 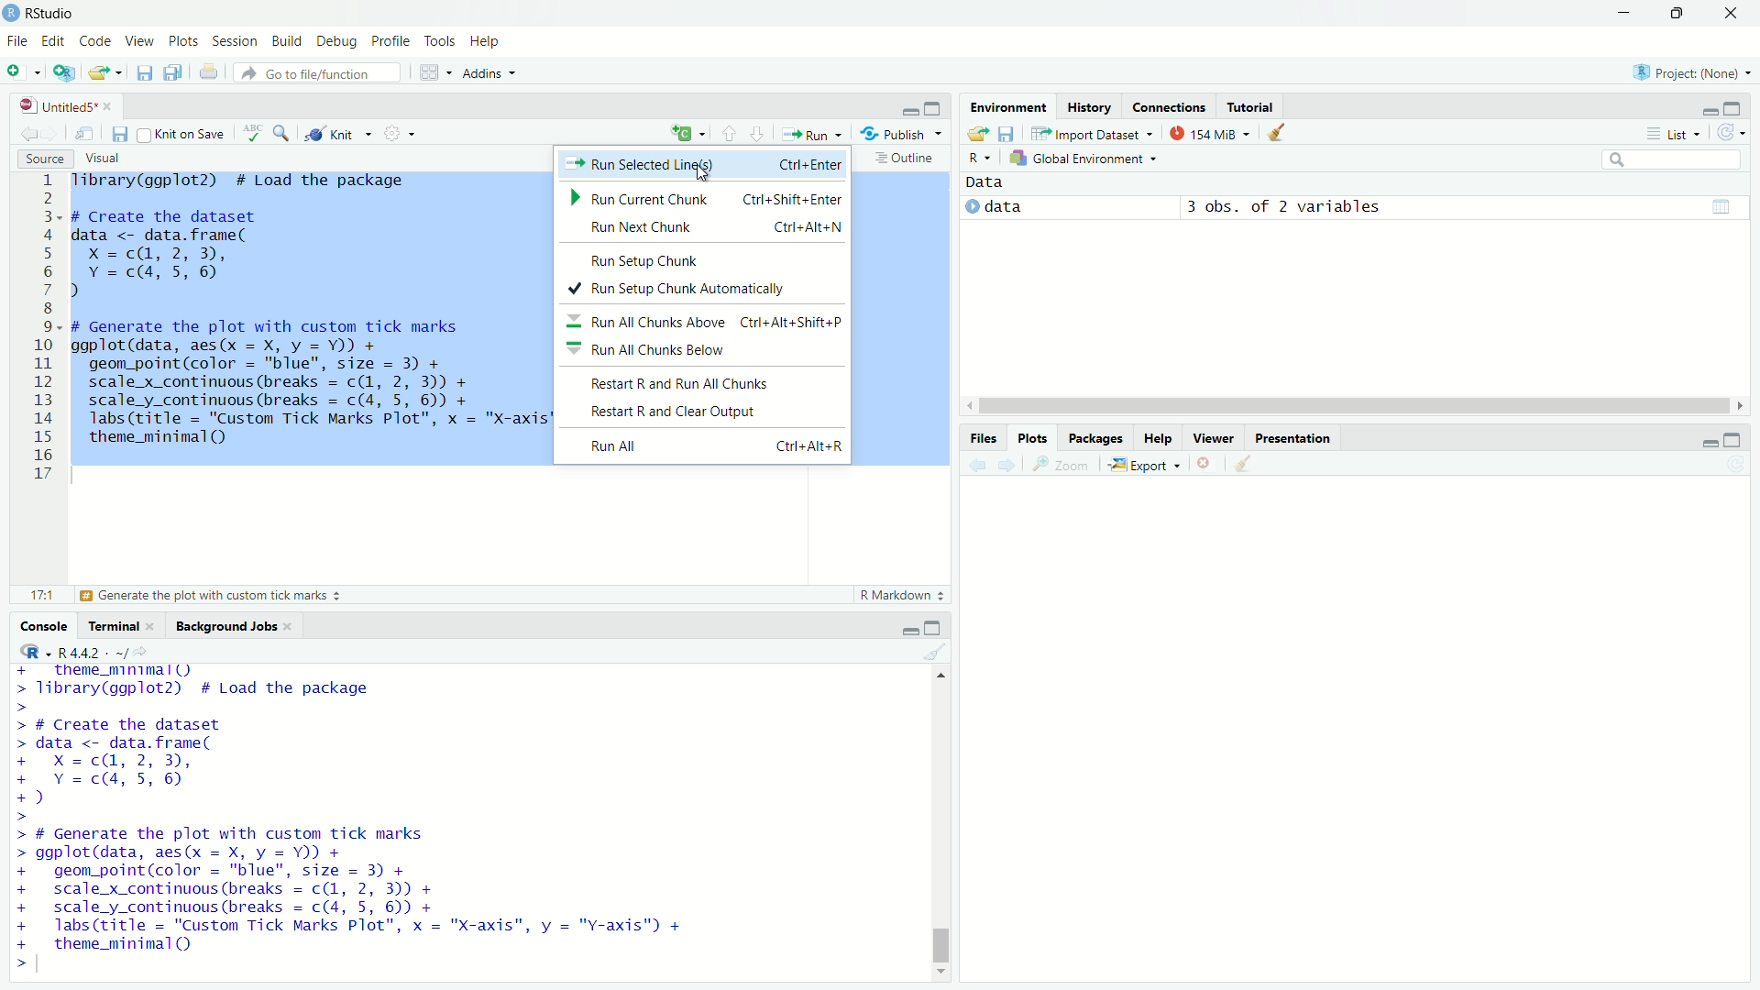 I want to click on 3 obs. of 2 variables, so click(x=1292, y=207).